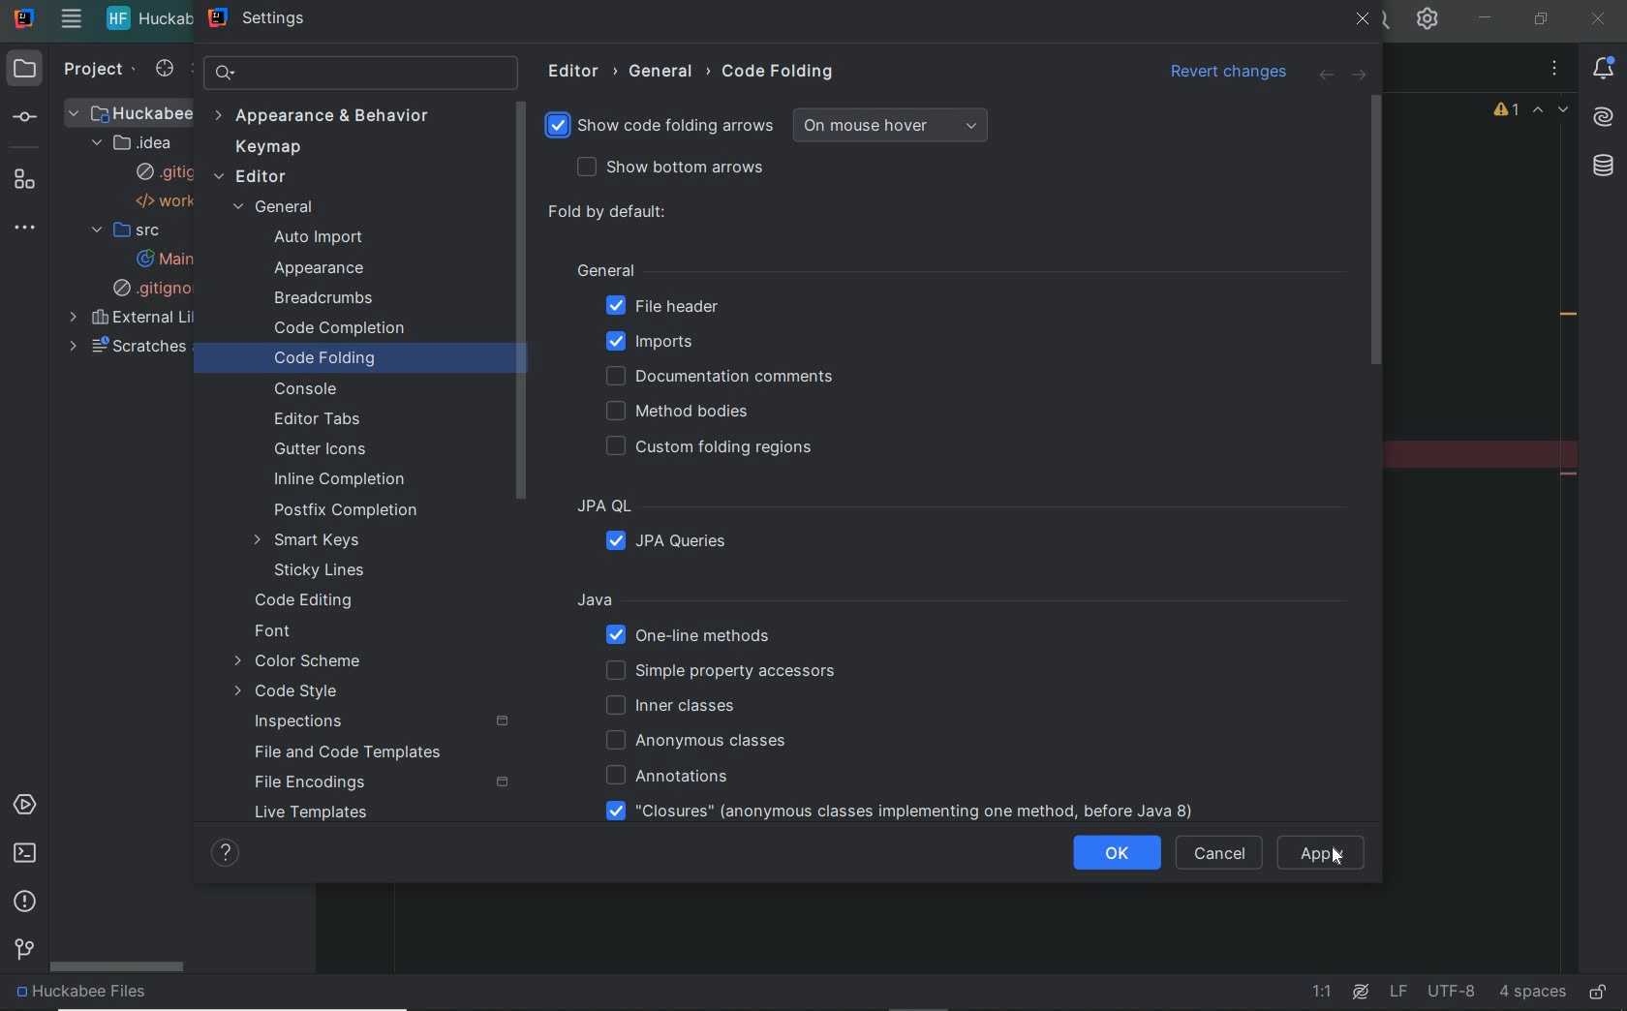  What do you see at coordinates (302, 662) in the screenshot?
I see `color scheme` at bounding box center [302, 662].